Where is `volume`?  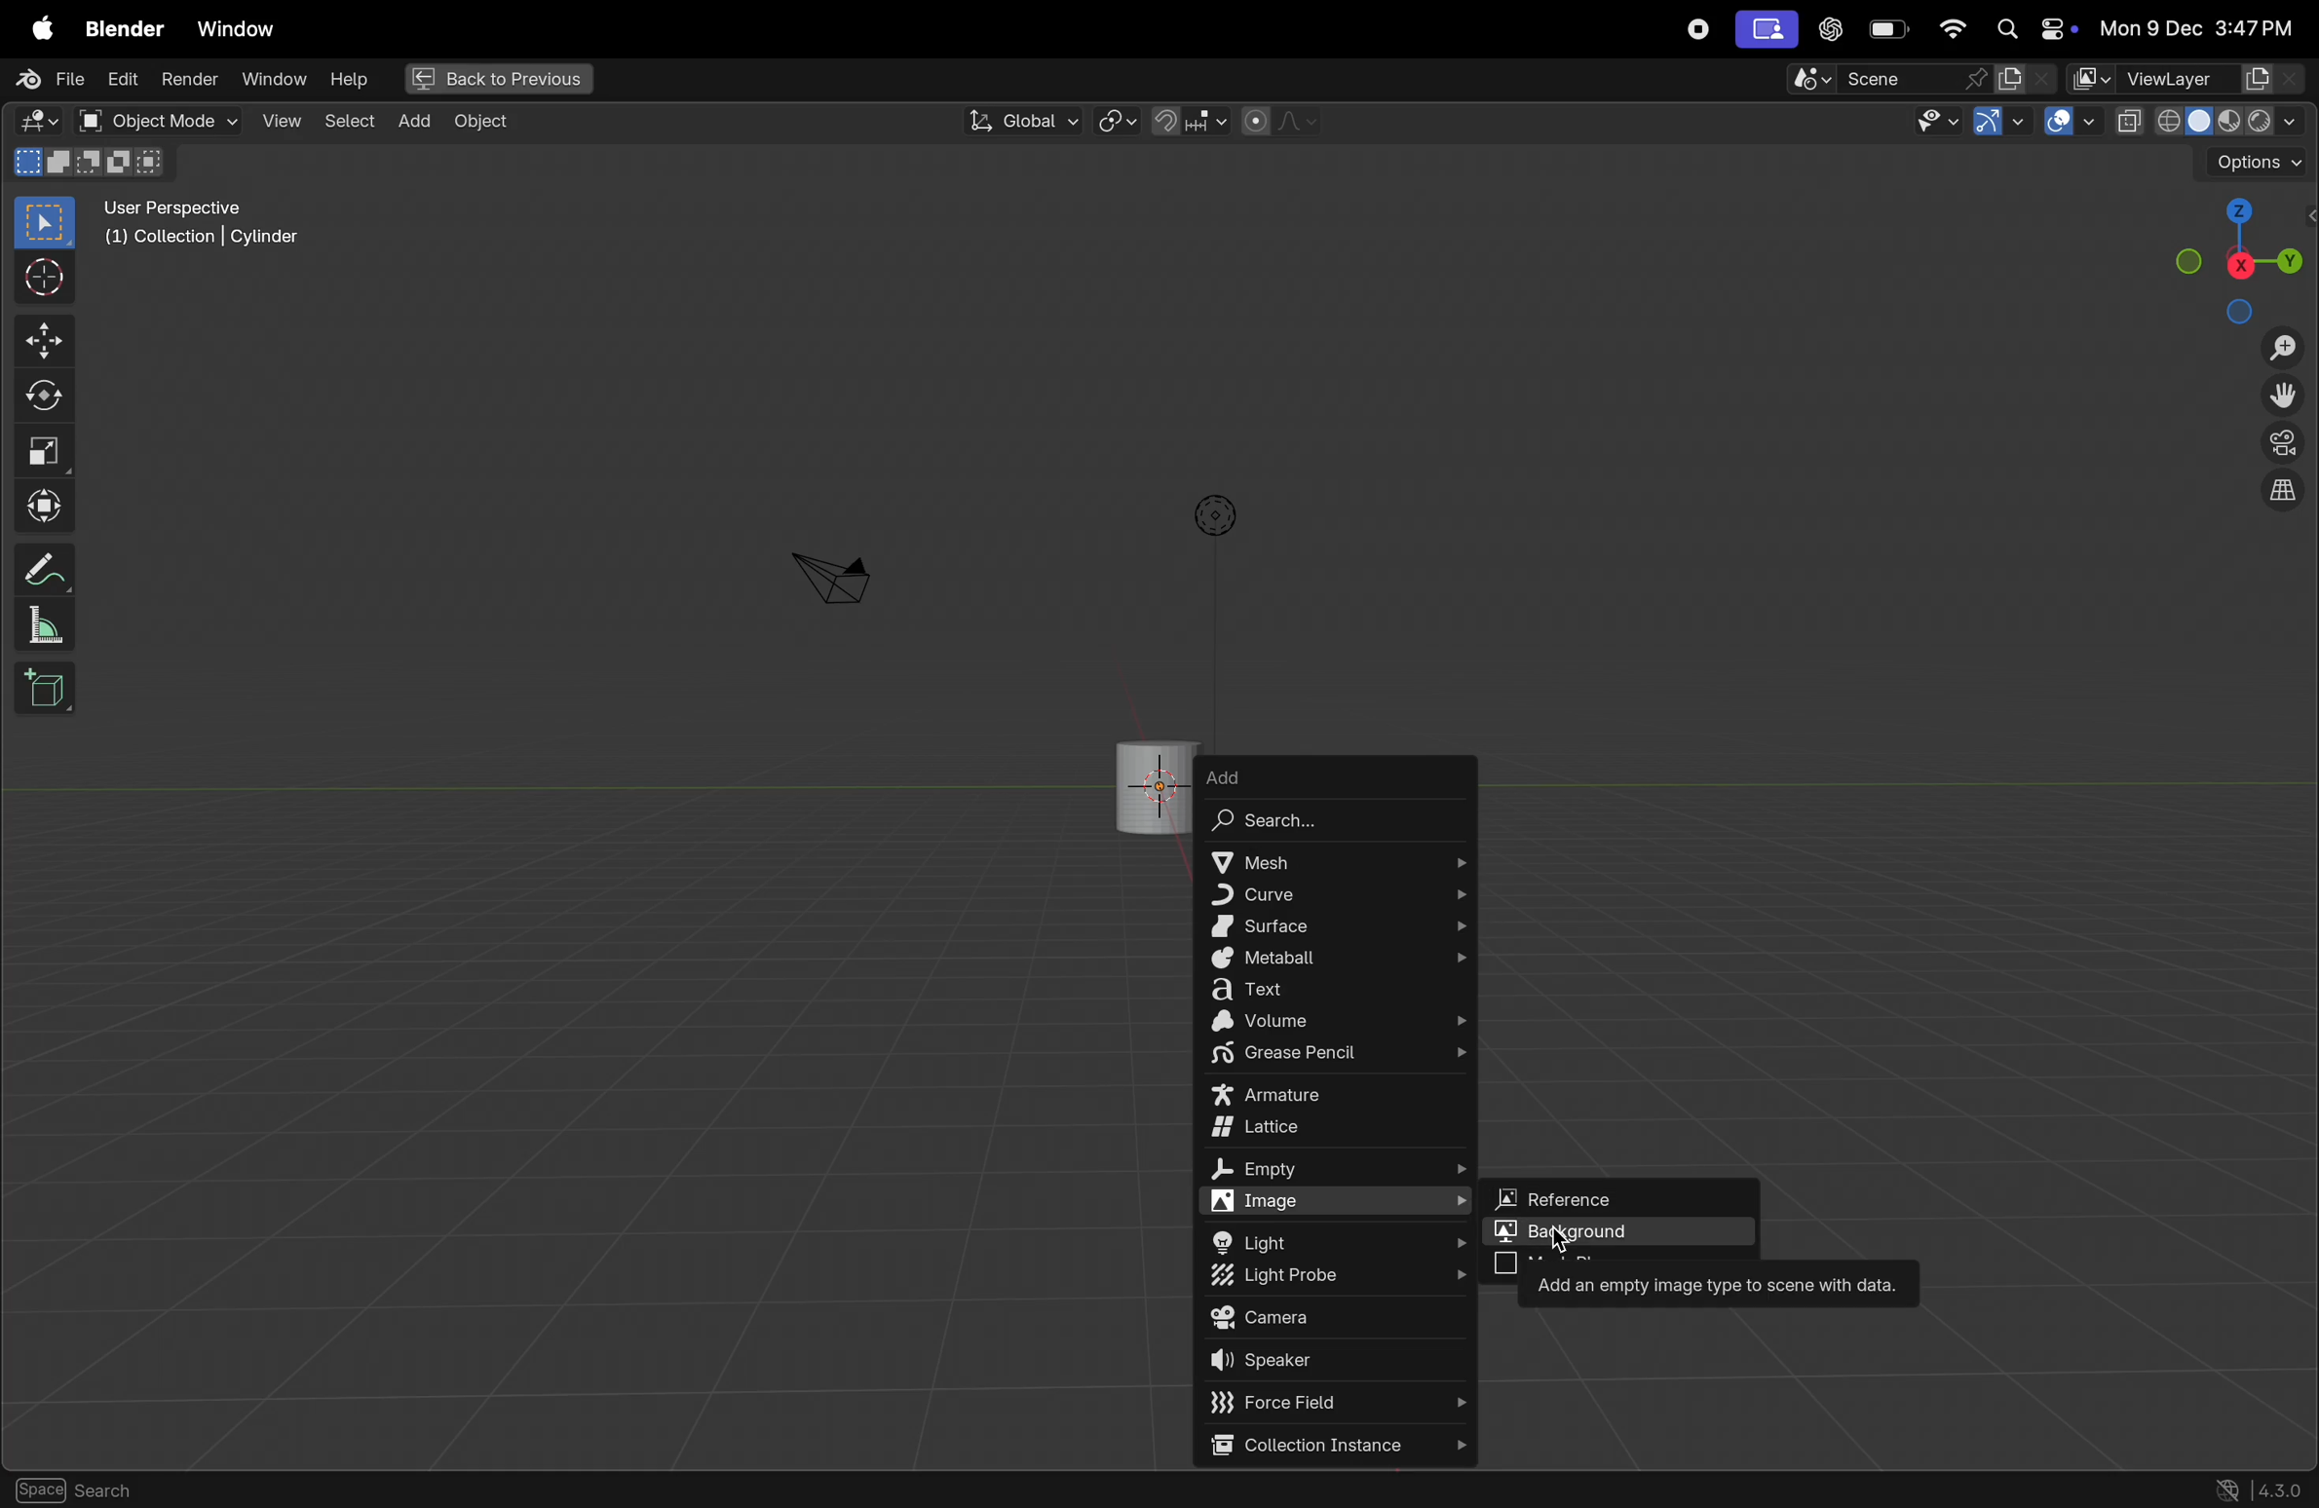 volume is located at coordinates (1338, 1023).